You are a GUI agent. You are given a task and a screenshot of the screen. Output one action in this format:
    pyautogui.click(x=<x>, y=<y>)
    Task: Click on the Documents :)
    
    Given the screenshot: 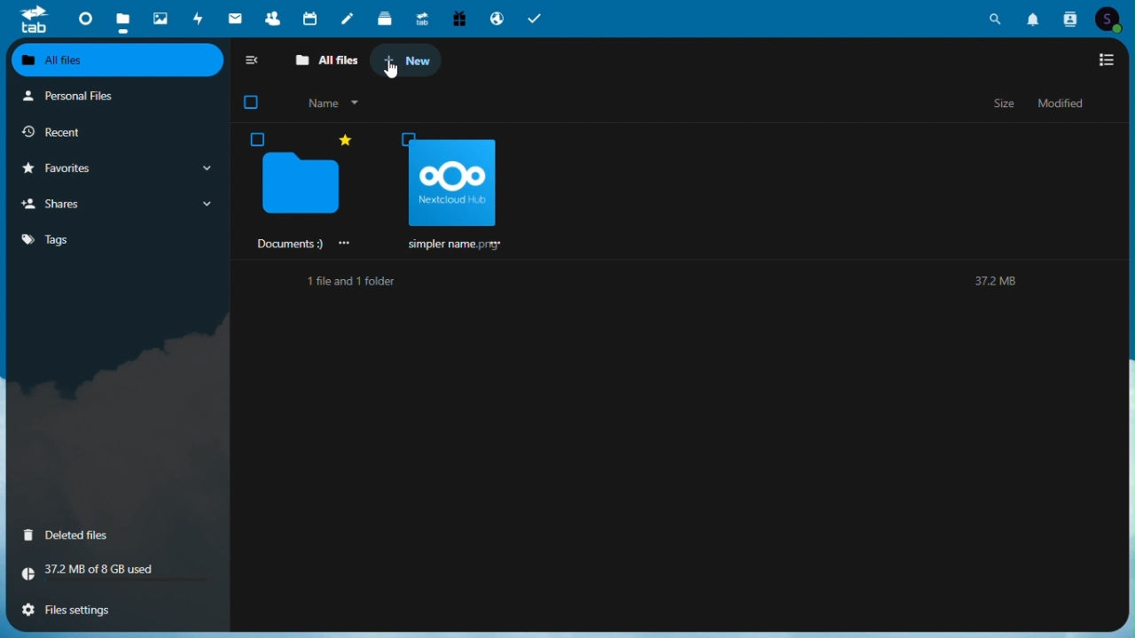 What is the action you would take?
    pyautogui.click(x=305, y=190)
    